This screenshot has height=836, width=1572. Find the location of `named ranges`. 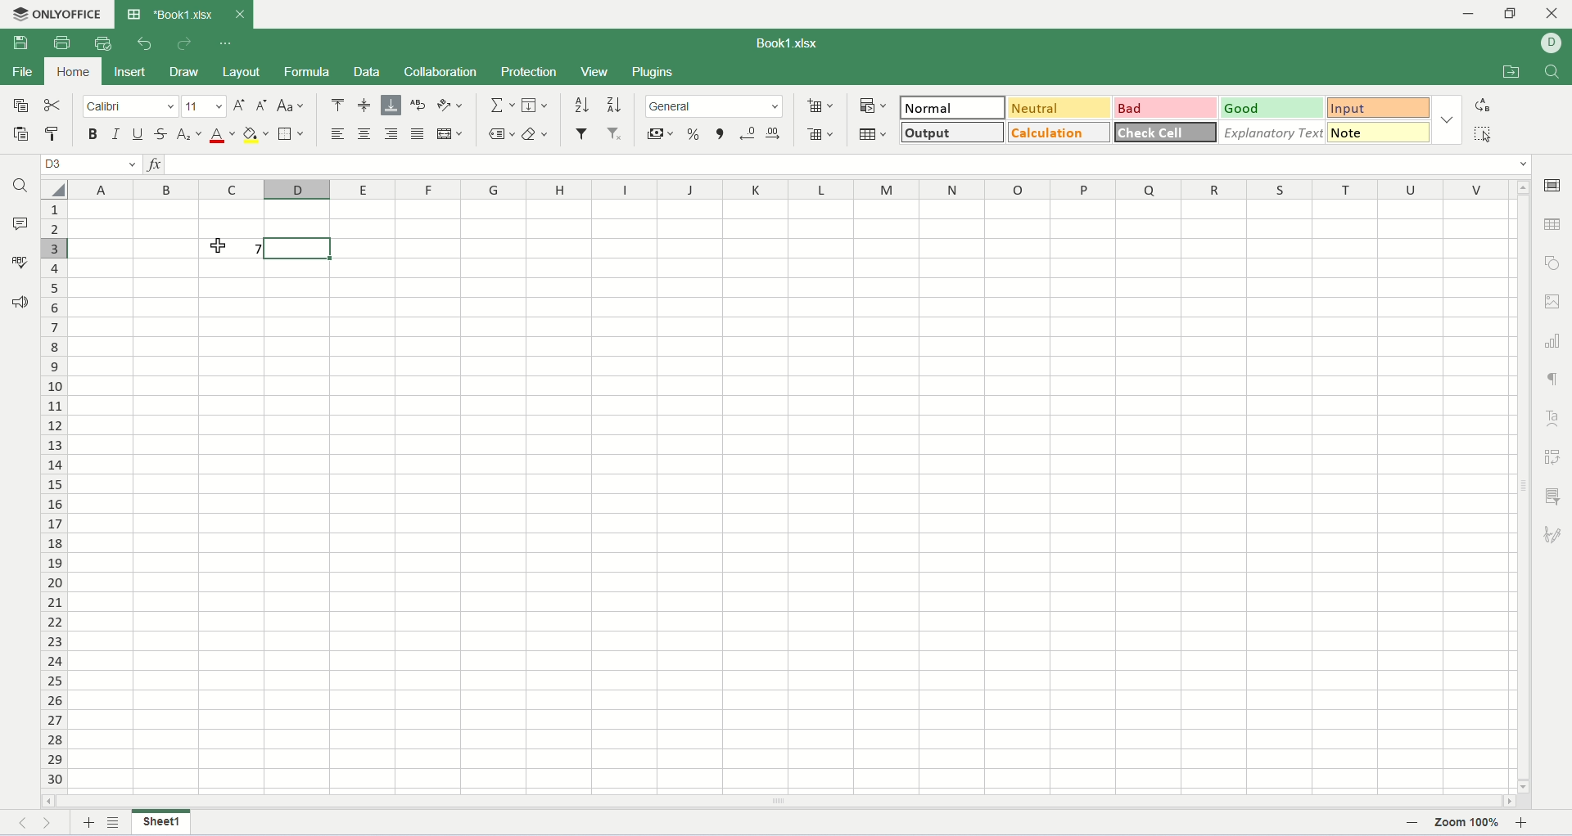

named ranges is located at coordinates (502, 136).